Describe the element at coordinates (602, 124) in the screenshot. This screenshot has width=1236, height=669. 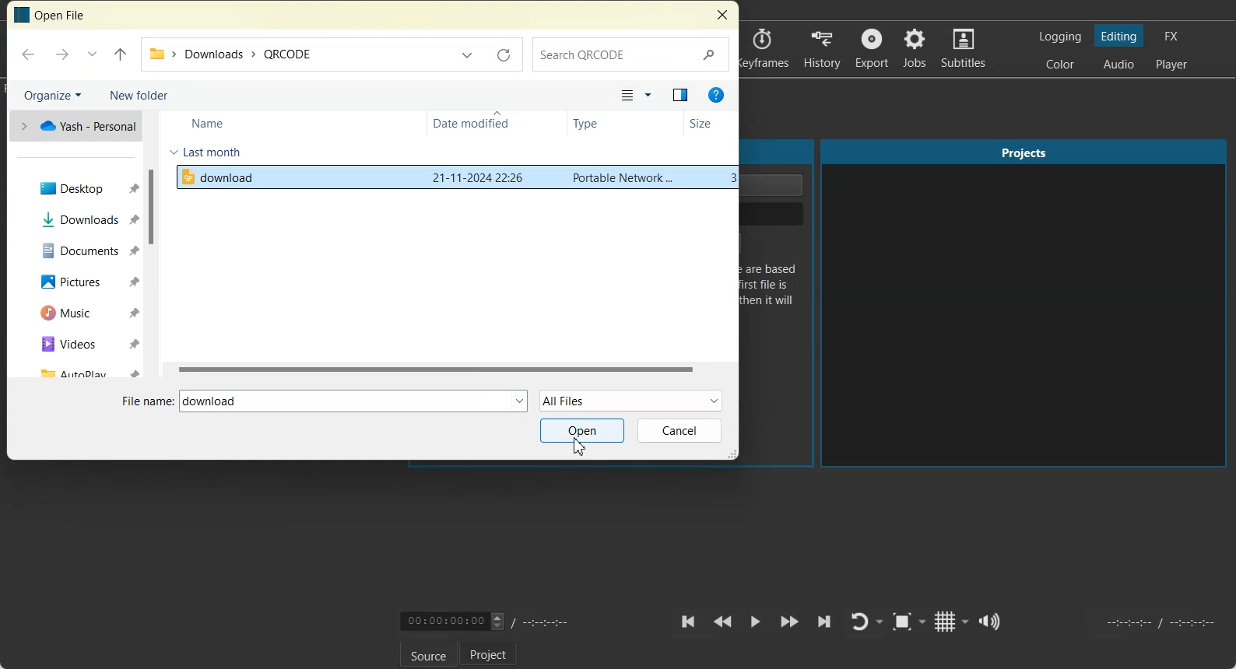
I see `Type` at that location.